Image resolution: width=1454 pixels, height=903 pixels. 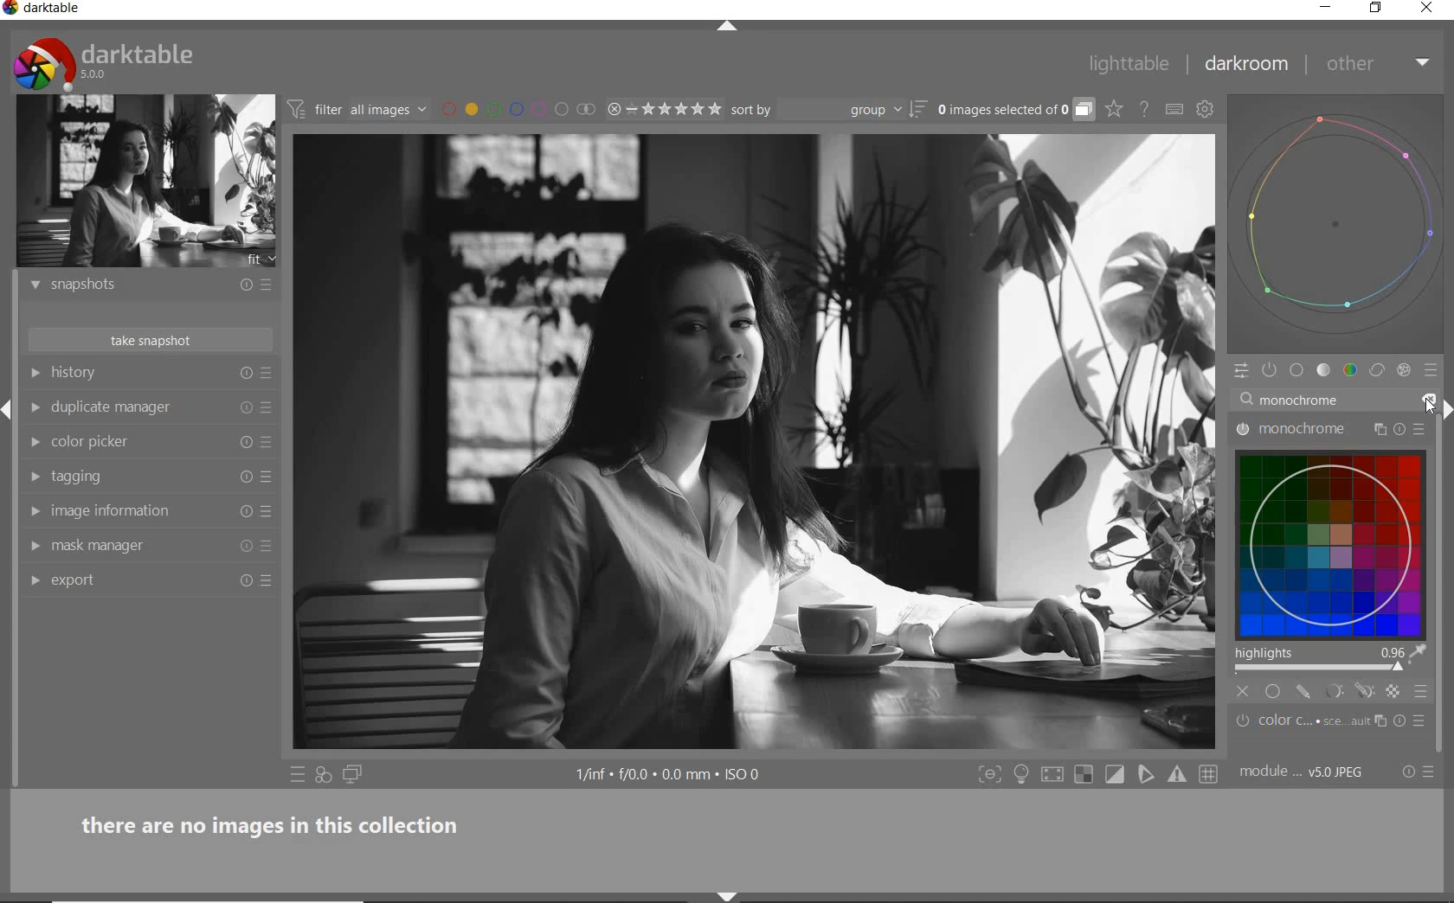 What do you see at coordinates (358, 112) in the screenshot?
I see `filter images based on their module order` at bounding box center [358, 112].